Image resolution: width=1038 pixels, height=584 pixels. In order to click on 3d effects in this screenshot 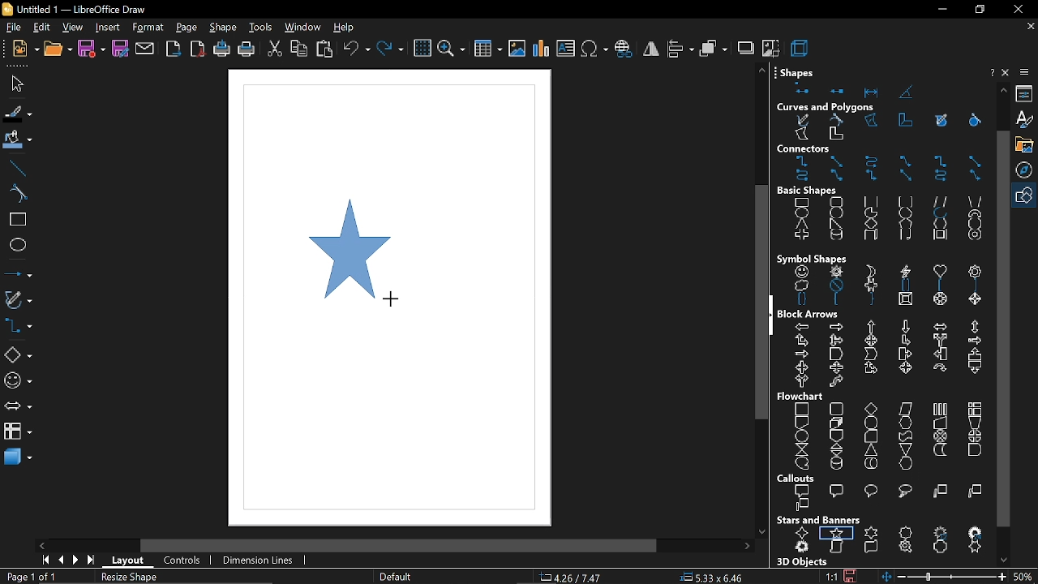, I will do `click(802, 48)`.